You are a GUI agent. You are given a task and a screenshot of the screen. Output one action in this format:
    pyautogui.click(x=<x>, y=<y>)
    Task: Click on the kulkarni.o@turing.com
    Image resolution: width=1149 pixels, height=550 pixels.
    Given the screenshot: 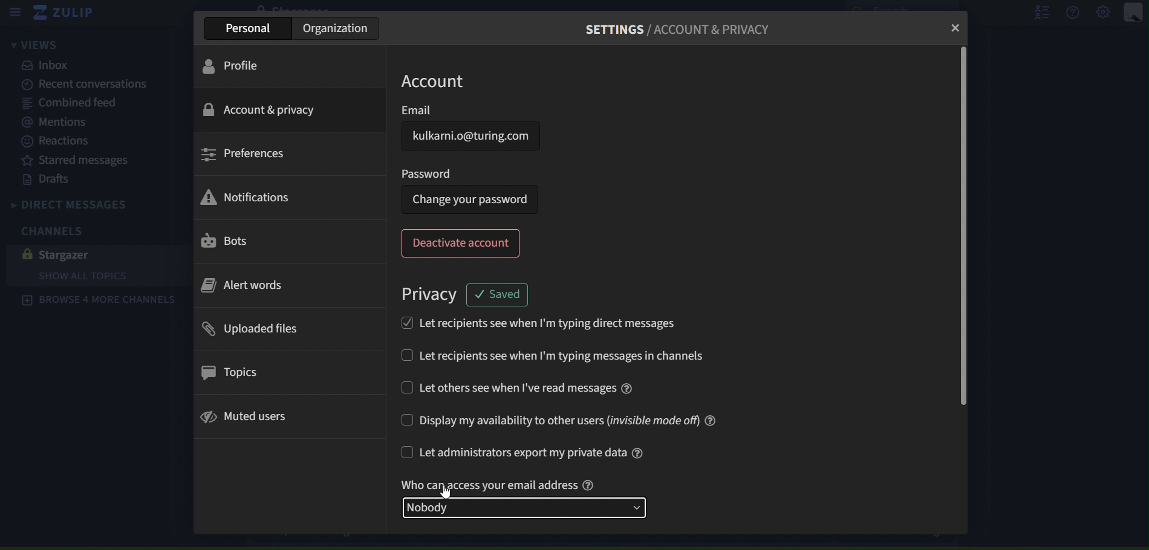 What is the action you would take?
    pyautogui.click(x=470, y=136)
    